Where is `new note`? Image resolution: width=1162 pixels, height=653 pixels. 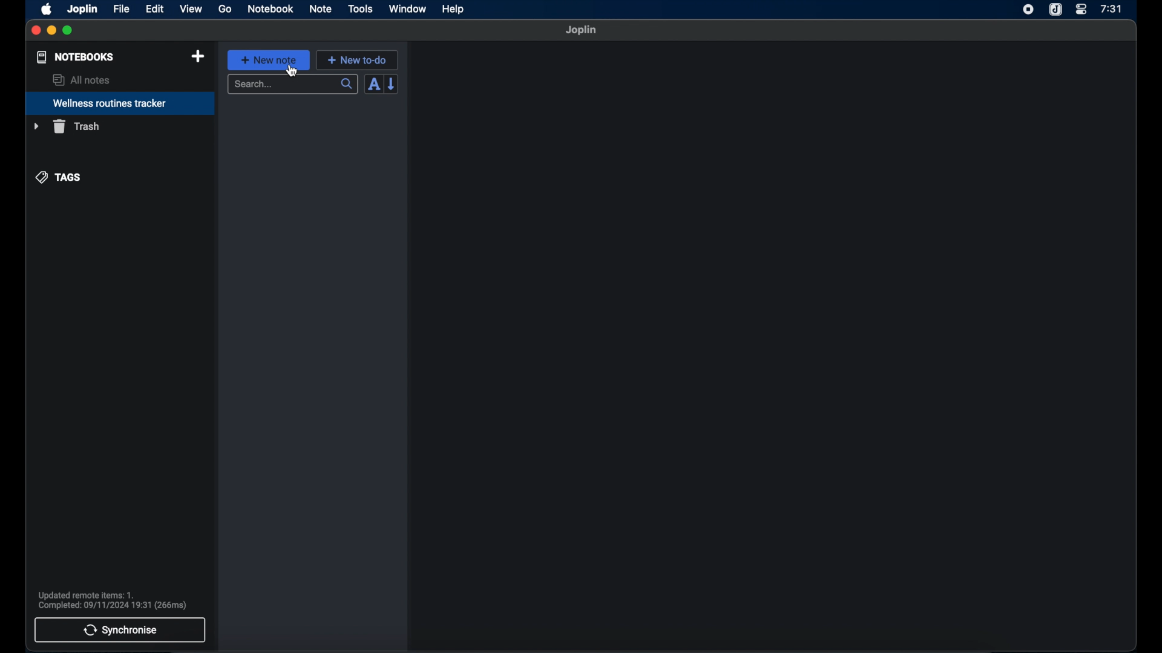
new note is located at coordinates (269, 60).